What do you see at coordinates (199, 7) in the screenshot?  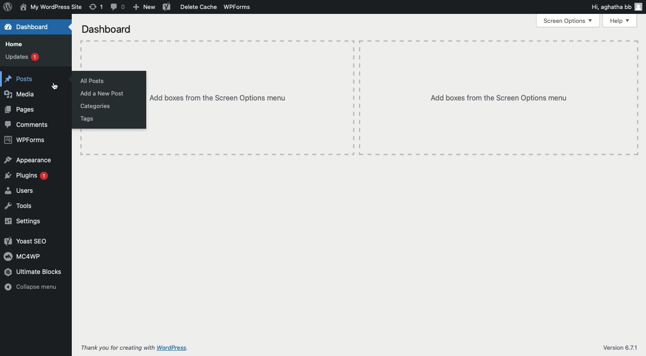 I see `Delete cache` at bounding box center [199, 7].